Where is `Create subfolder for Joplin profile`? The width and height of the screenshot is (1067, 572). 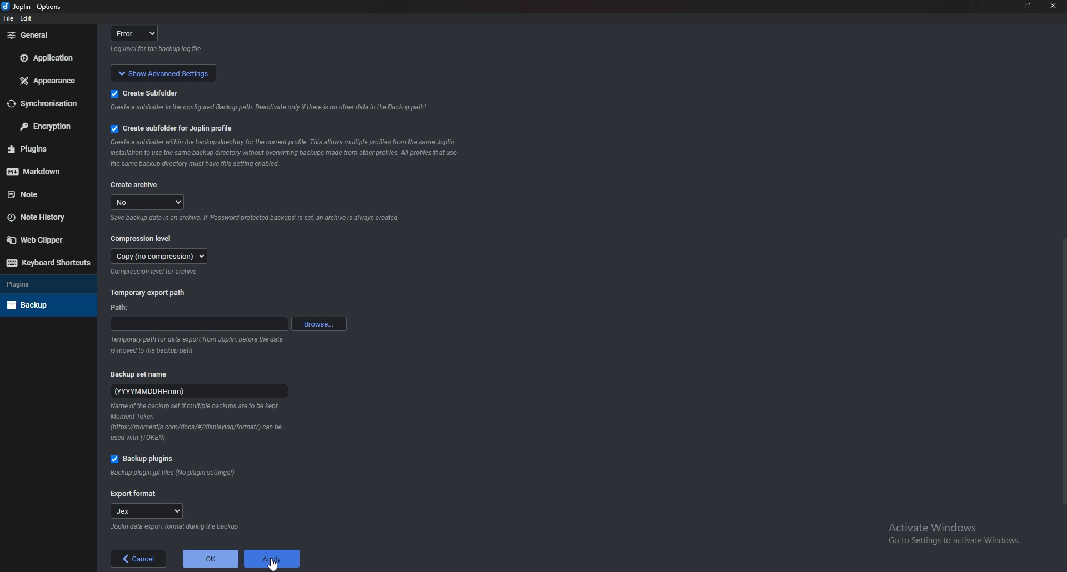
Create subfolder for Joplin profile is located at coordinates (174, 128).